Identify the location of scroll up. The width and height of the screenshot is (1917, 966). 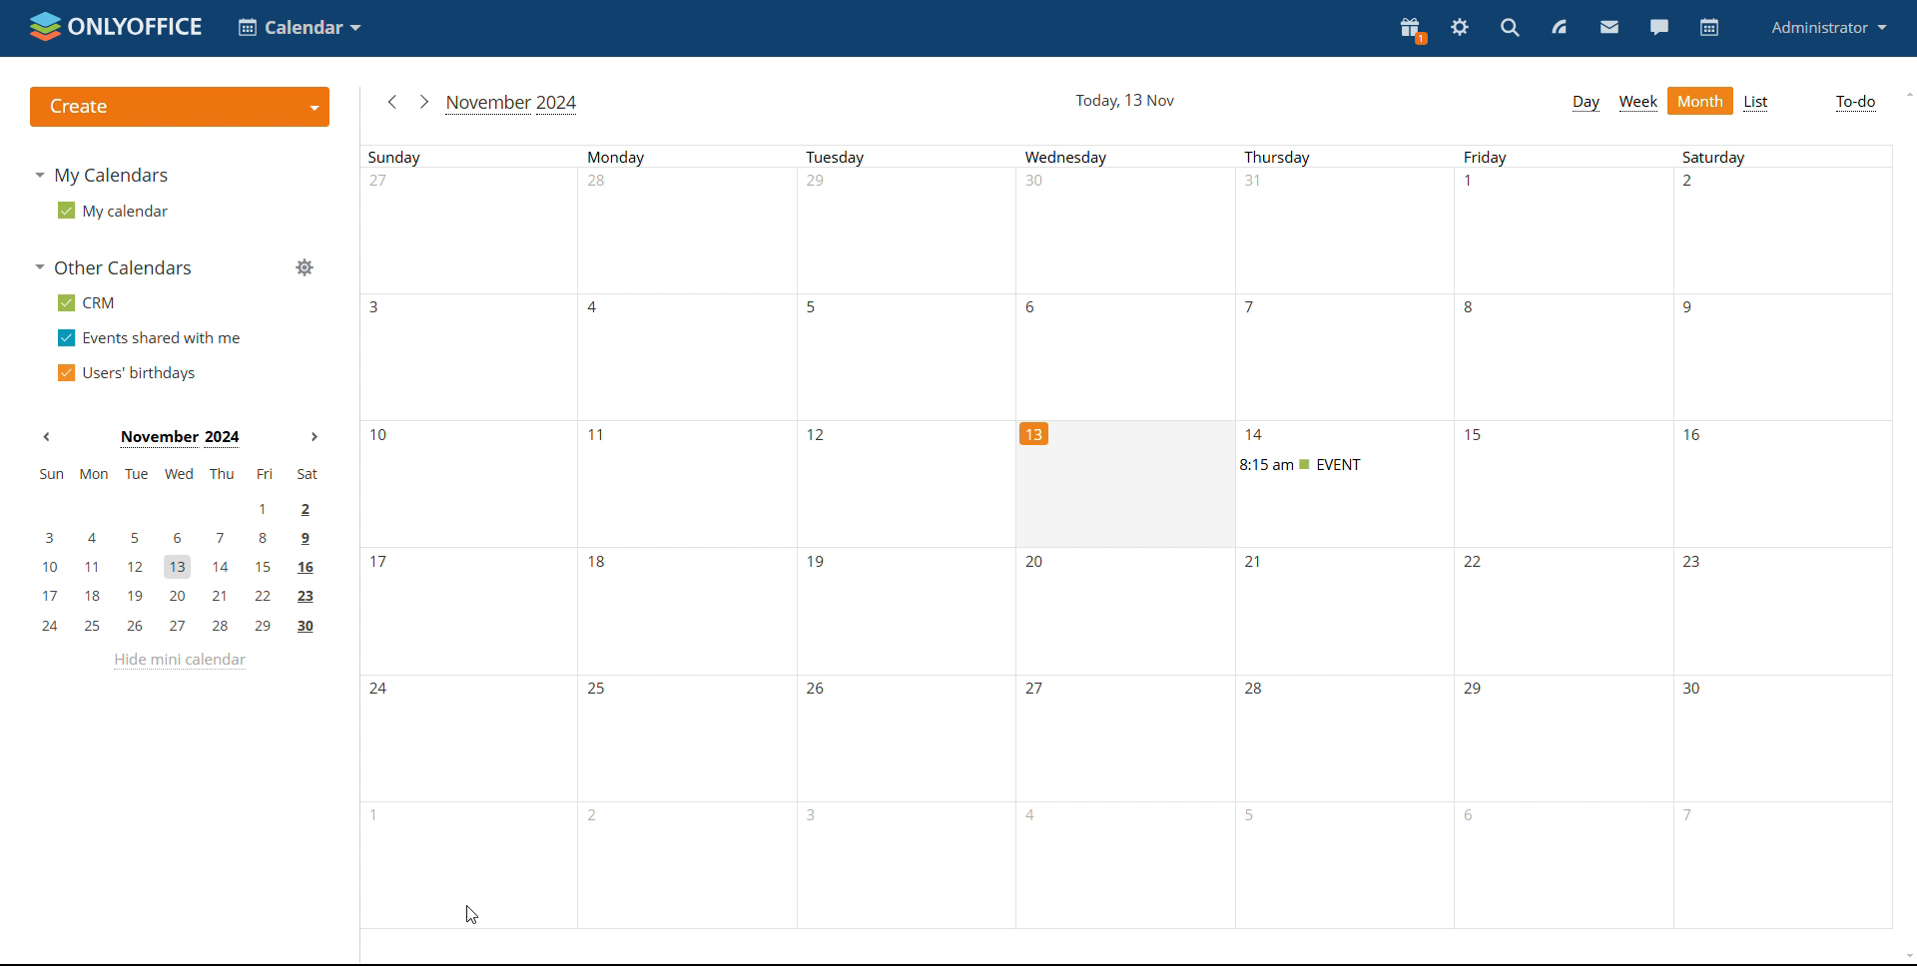
(1905, 94).